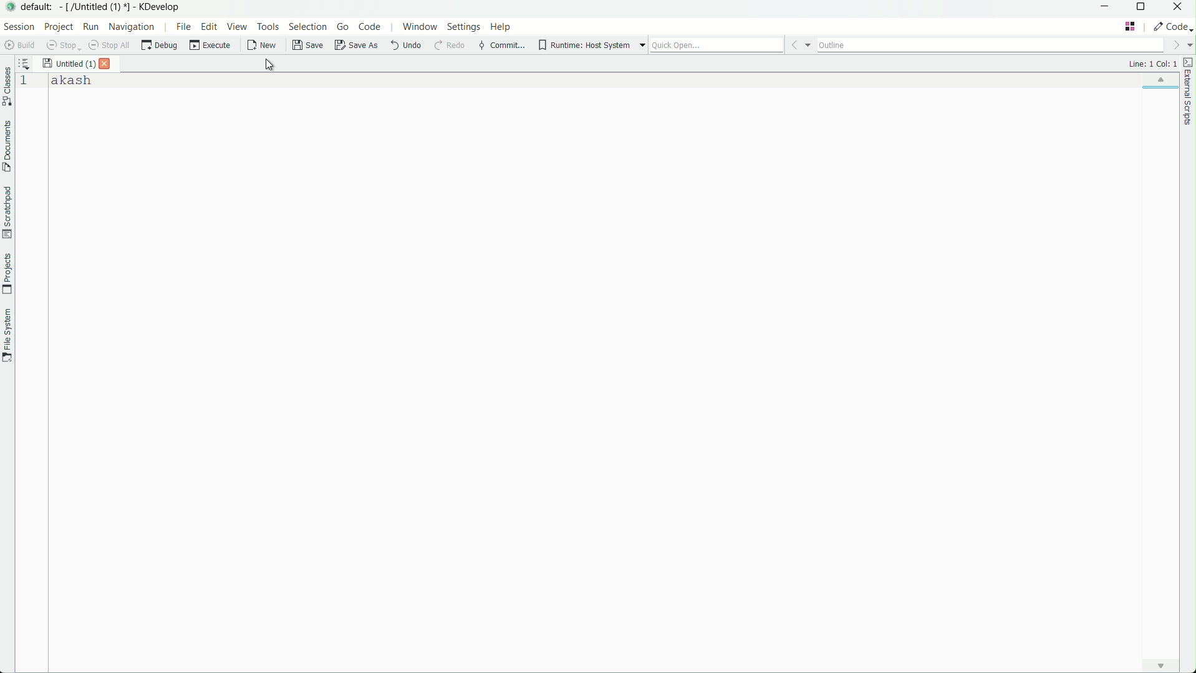 This screenshot has height=673, width=1196. Describe the element at coordinates (269, 65) in the screenshot. I see `cursor` at that location.